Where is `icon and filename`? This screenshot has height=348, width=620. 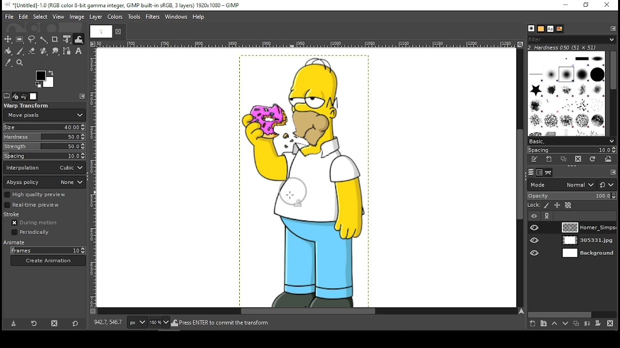
icon and filename is located at coordinates (124, 5).